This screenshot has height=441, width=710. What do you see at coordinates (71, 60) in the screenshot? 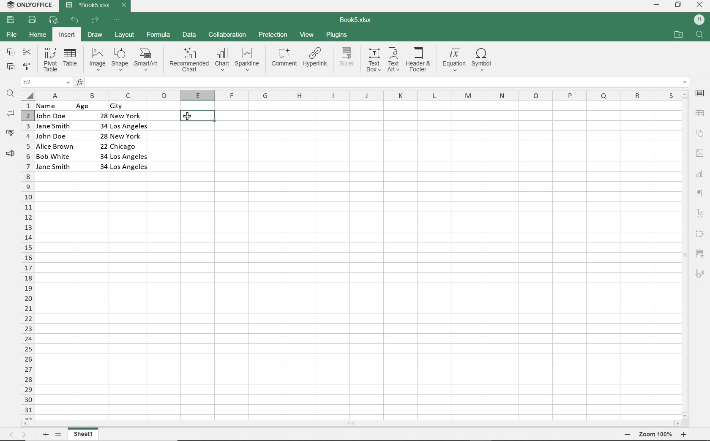
I see `TABLE` at bounding box center [71, 60].